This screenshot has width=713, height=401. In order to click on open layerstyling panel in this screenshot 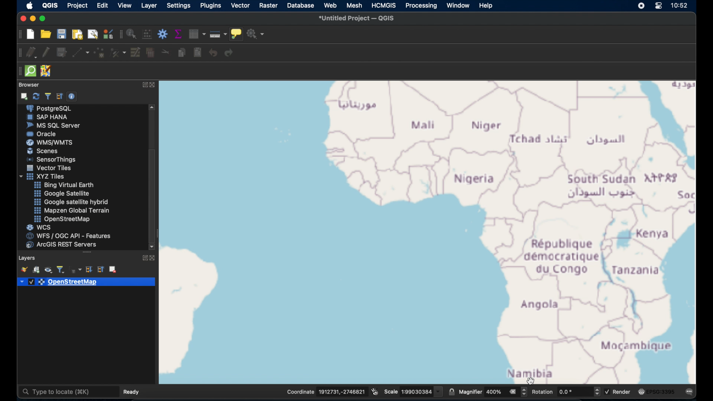, I will do `click(24, 270)`.